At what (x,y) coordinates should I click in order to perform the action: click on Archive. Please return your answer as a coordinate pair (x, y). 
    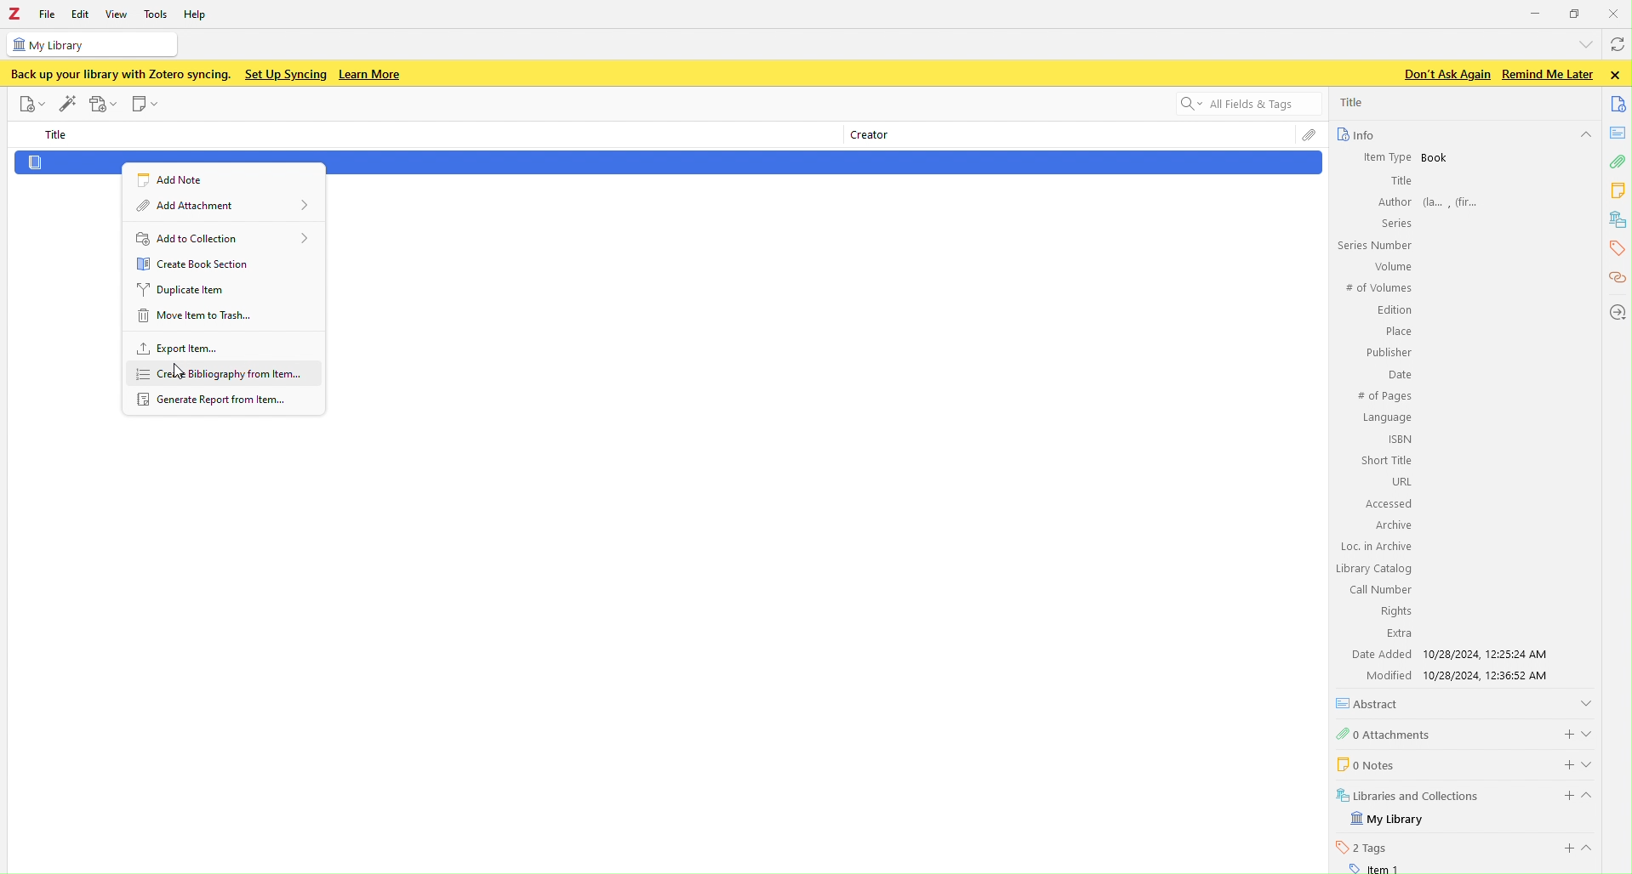
    Looking at the image, I should click on (1391, 525).